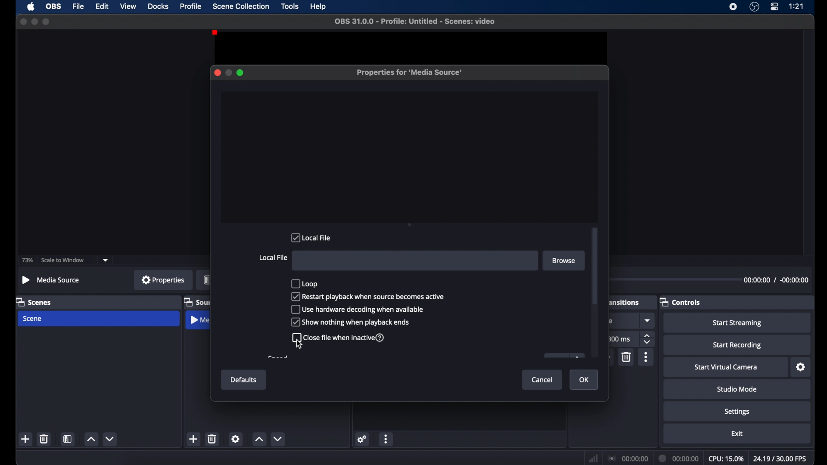  I want to click on obs, so click(54, 6).